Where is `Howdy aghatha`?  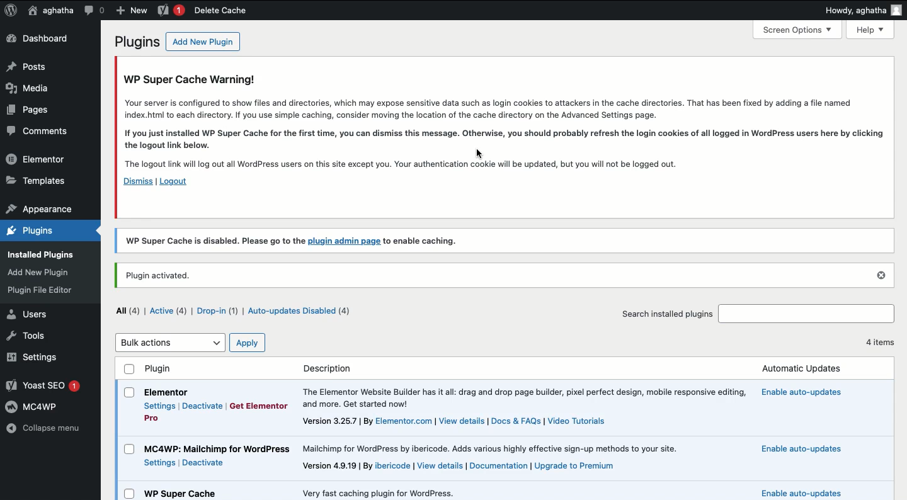
Howdy aghatha is located at coordinates (859, 9).